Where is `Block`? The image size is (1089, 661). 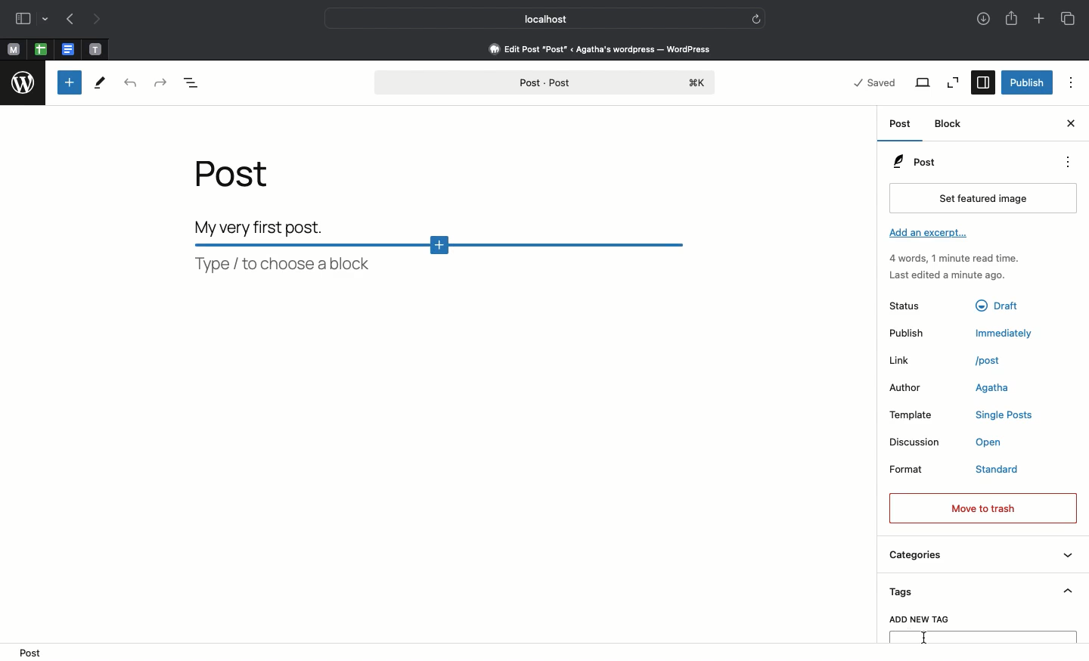 Block is located at coordinates (444, 257).